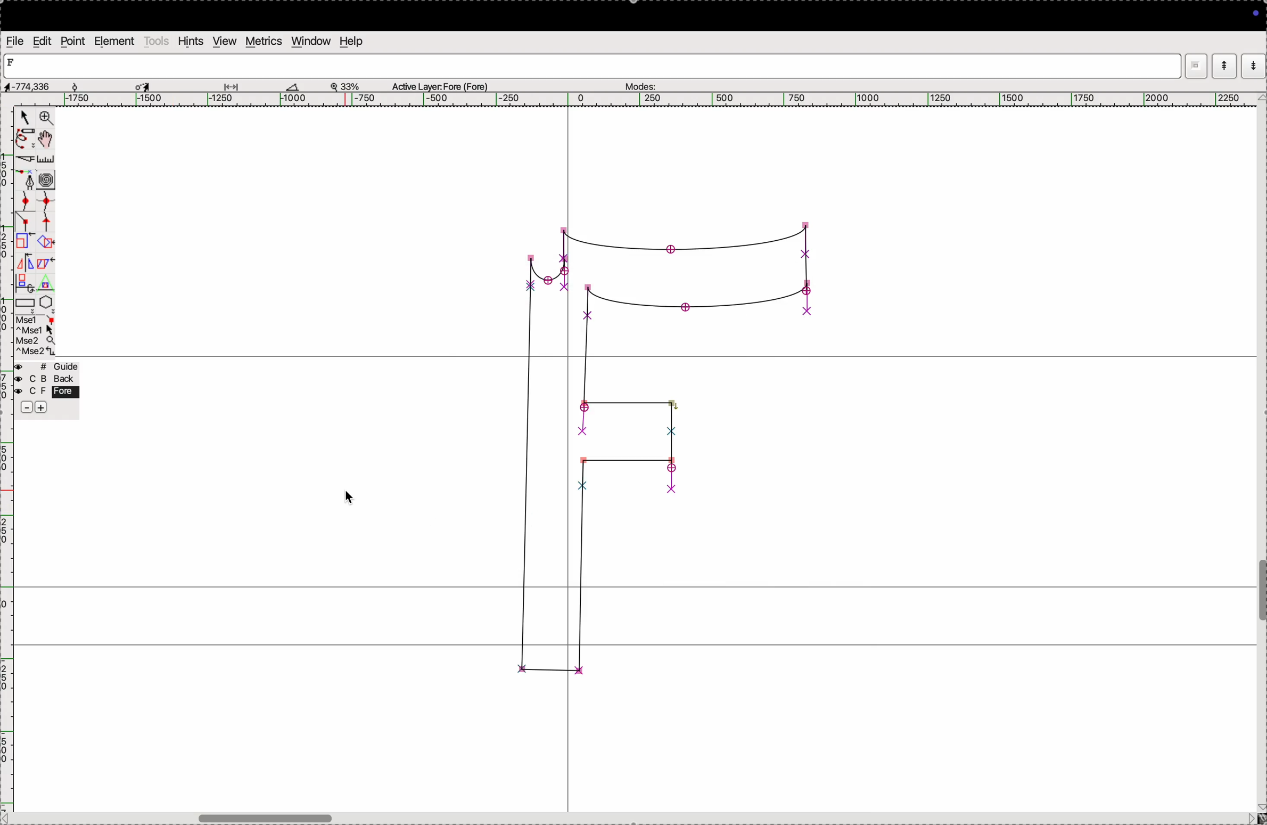 Image resolution: width=1267 pixels, height=825 pixels. Describe the element at coordinates (639, 84) in the screenshot. I see `modes` at that location.